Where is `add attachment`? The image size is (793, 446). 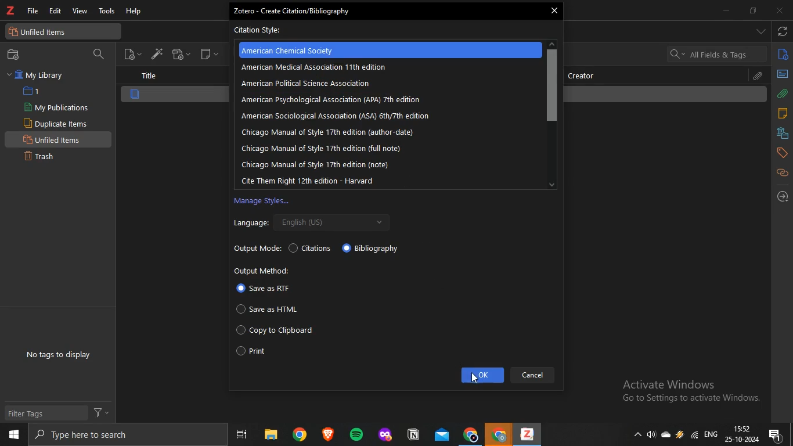
add attachment is located at coordinates (182, 54).